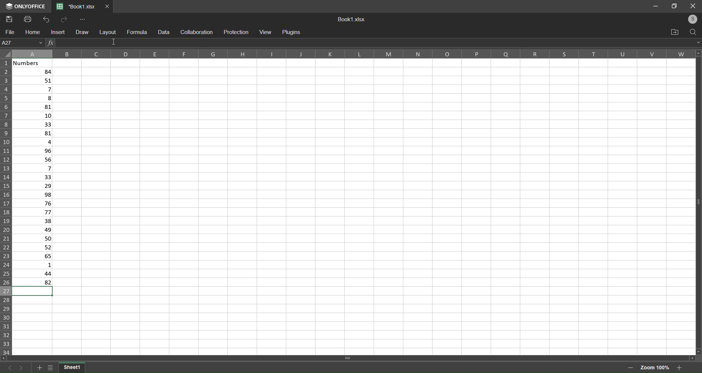  What do you see at coordinates (20, 367) in the screenshot?
I see `next` at bounding box center [20, 367].